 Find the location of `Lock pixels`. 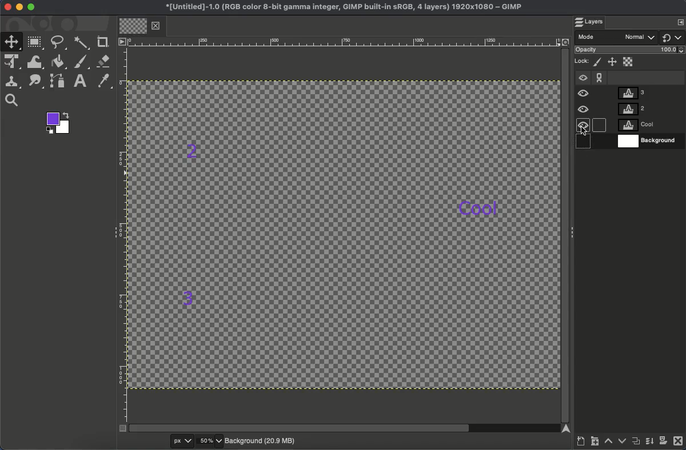

Lock pixels is located at coordinates (599, 62).